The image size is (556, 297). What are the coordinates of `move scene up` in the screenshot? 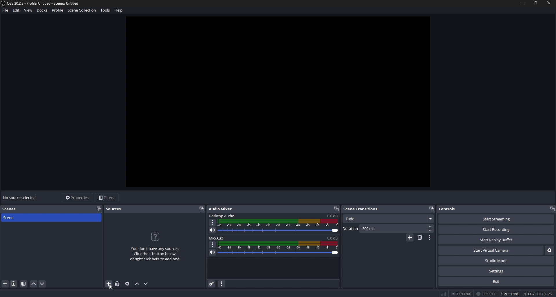 It's located at (34, 284).